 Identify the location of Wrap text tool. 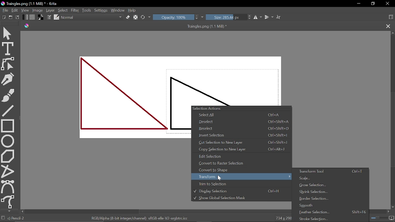
(278, 17).